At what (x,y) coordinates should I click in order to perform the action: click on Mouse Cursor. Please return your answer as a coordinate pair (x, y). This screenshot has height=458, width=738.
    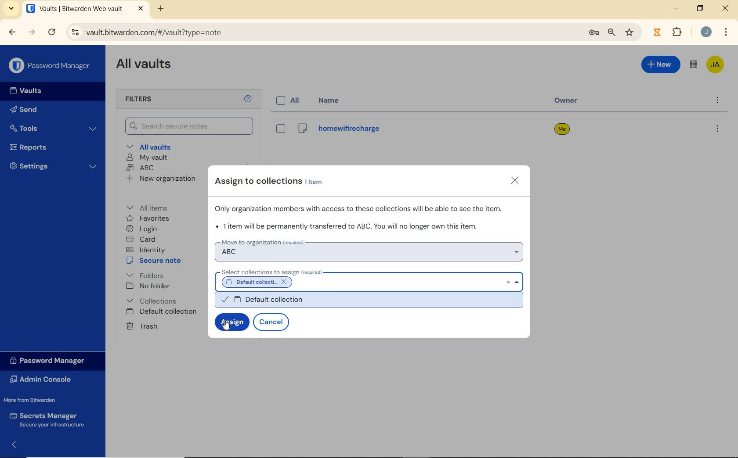
    Looking at the image, I should click on (228, 328).